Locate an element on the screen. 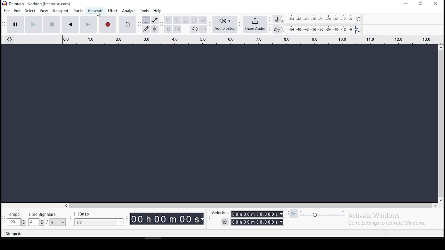 This screenshot has width=445, height=250. zoom in is located at coordinates (168, 20).